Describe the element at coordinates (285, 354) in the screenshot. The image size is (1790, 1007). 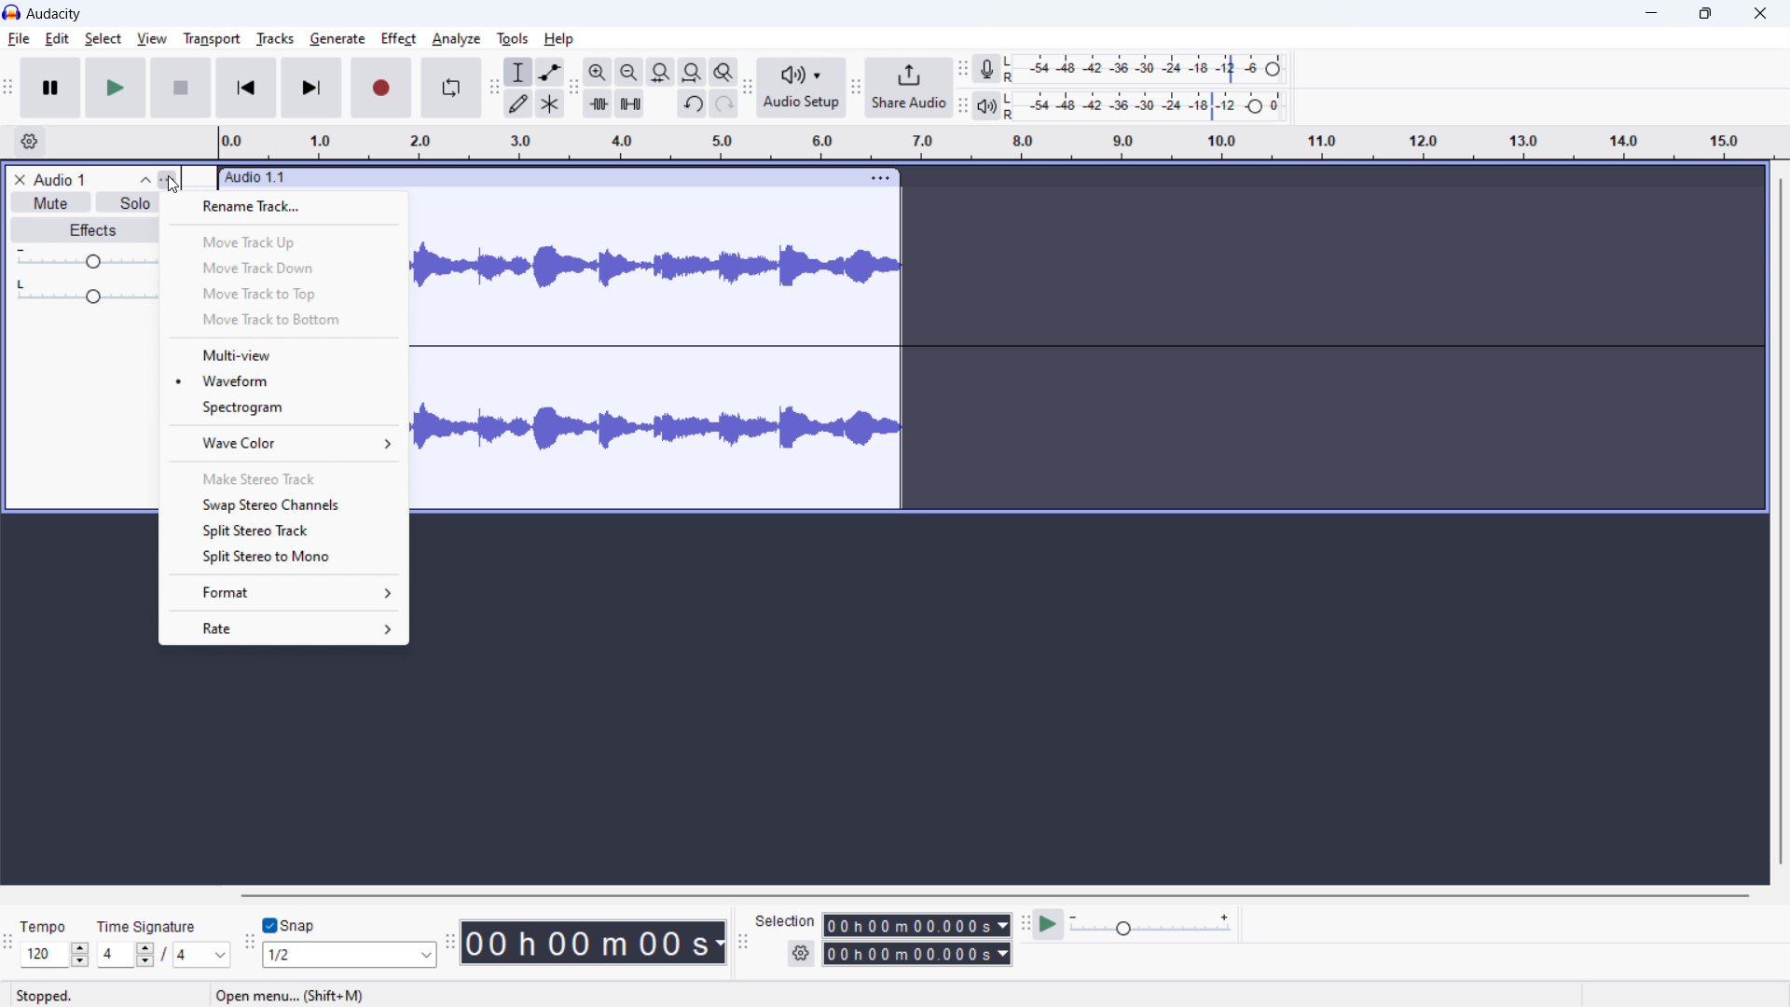
I see `multi view` at that location.